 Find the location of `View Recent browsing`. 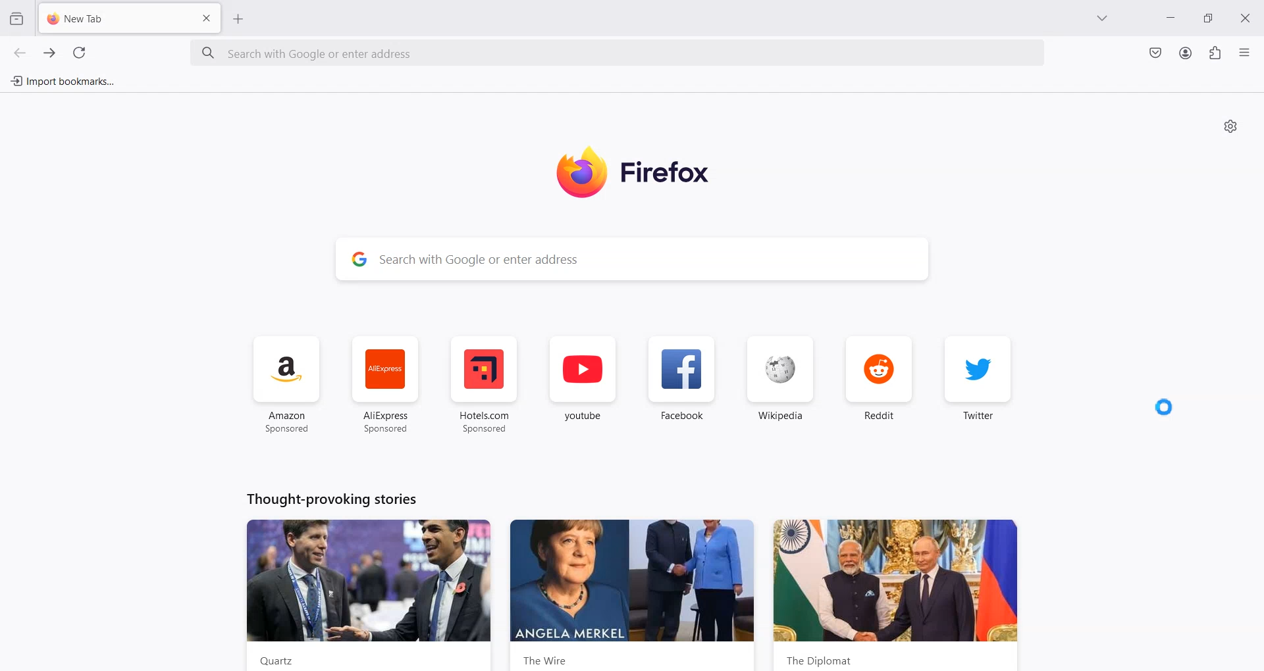

View Recent browsing is located at coordinates (16, 18).